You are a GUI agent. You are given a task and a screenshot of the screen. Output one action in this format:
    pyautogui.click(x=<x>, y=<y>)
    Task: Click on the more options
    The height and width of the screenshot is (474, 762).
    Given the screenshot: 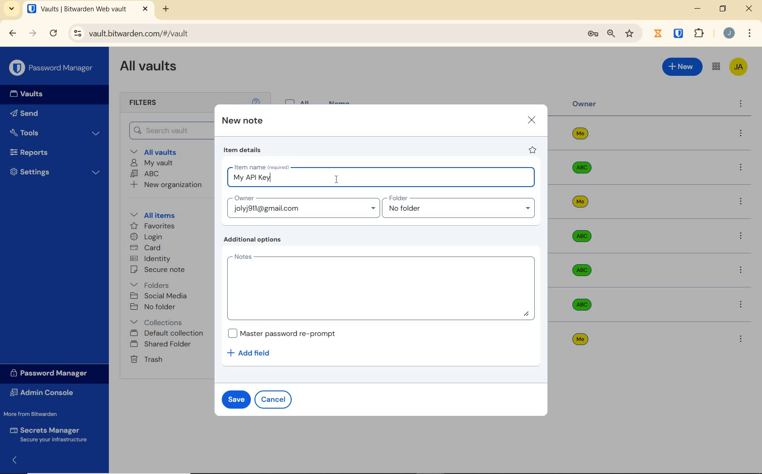 What is the action you would take?
    pyautogui.click(x=742, y=270)
    